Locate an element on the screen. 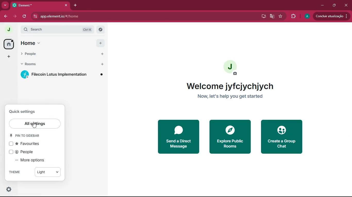  profile is located at coordinates (8, 29).